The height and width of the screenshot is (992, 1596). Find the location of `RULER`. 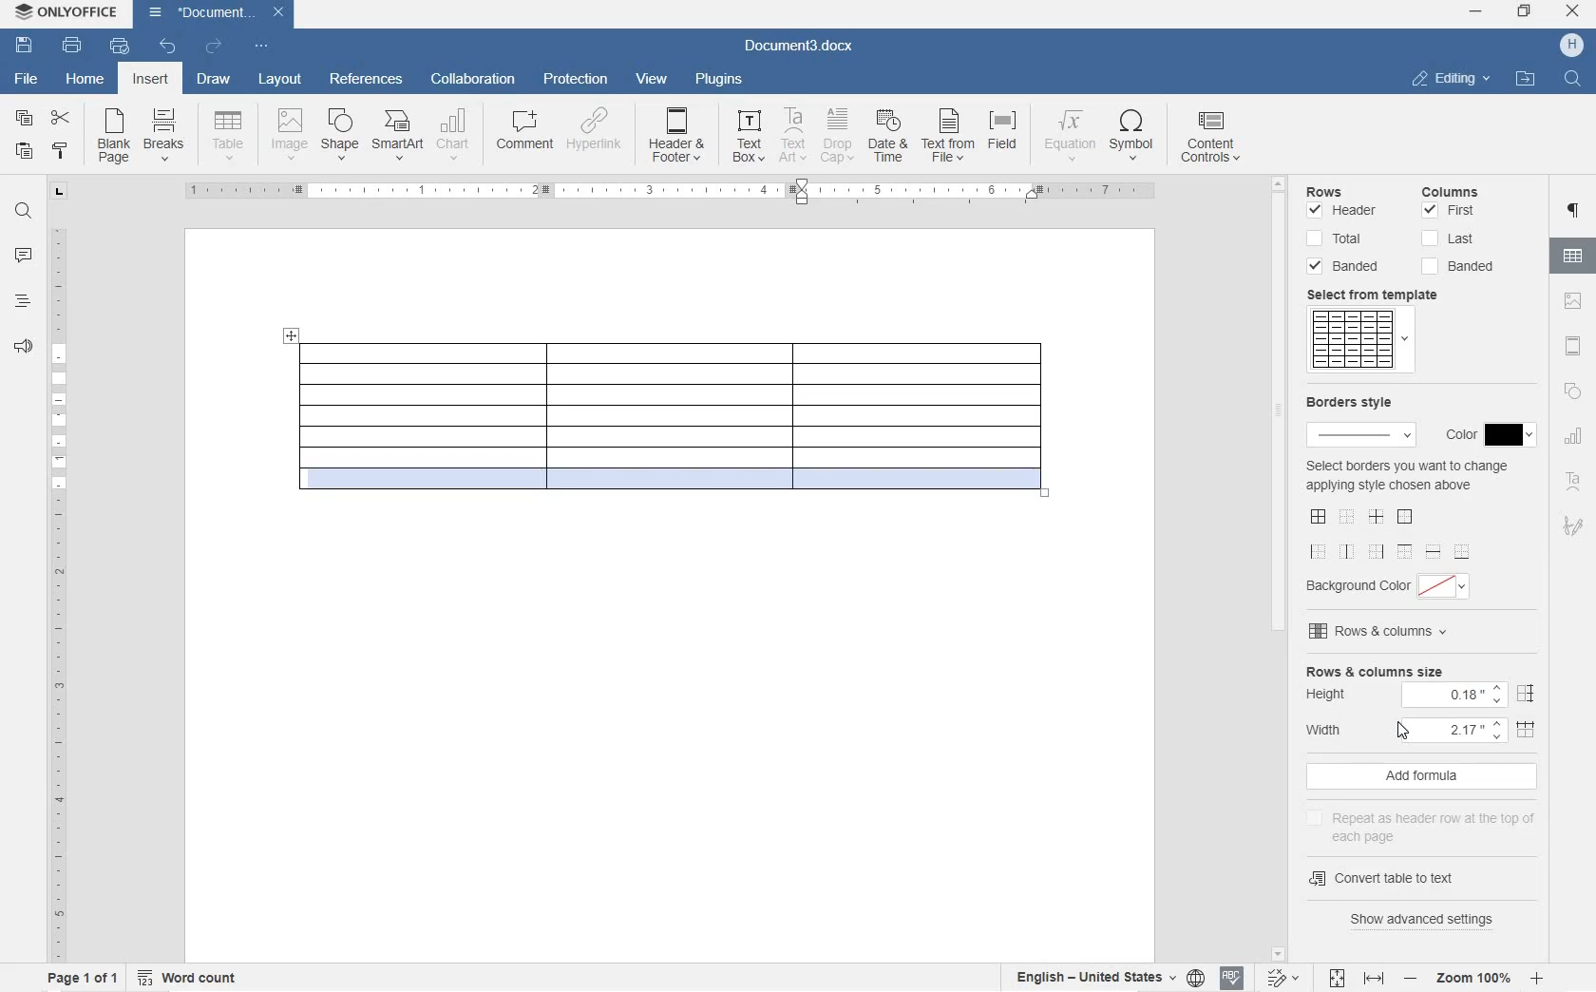

RULER is located at coordinates (656, 192).